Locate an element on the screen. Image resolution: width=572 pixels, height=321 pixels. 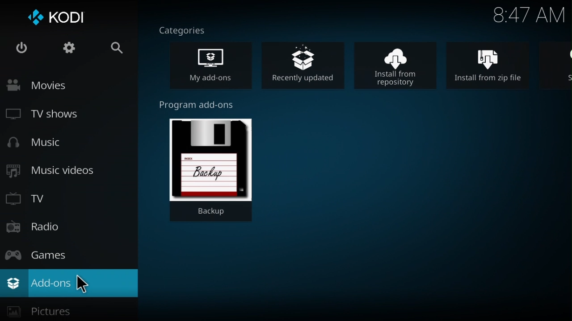
TV is located at coordinates (32, 197).